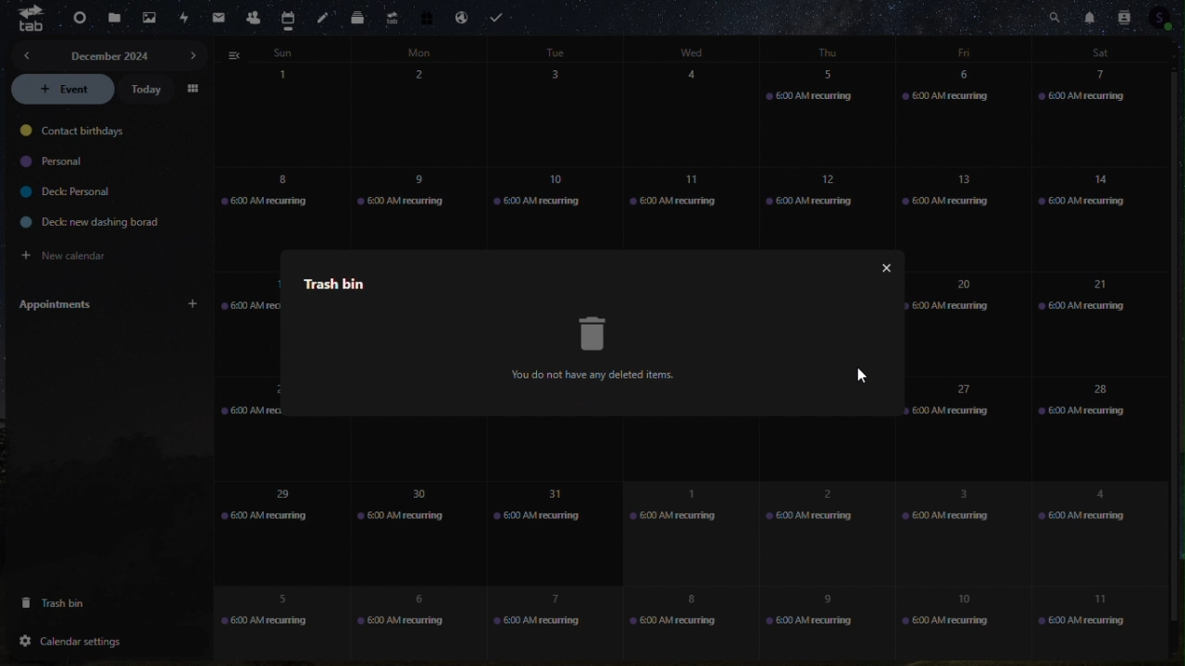  I want to click on close, so click(880, 251).